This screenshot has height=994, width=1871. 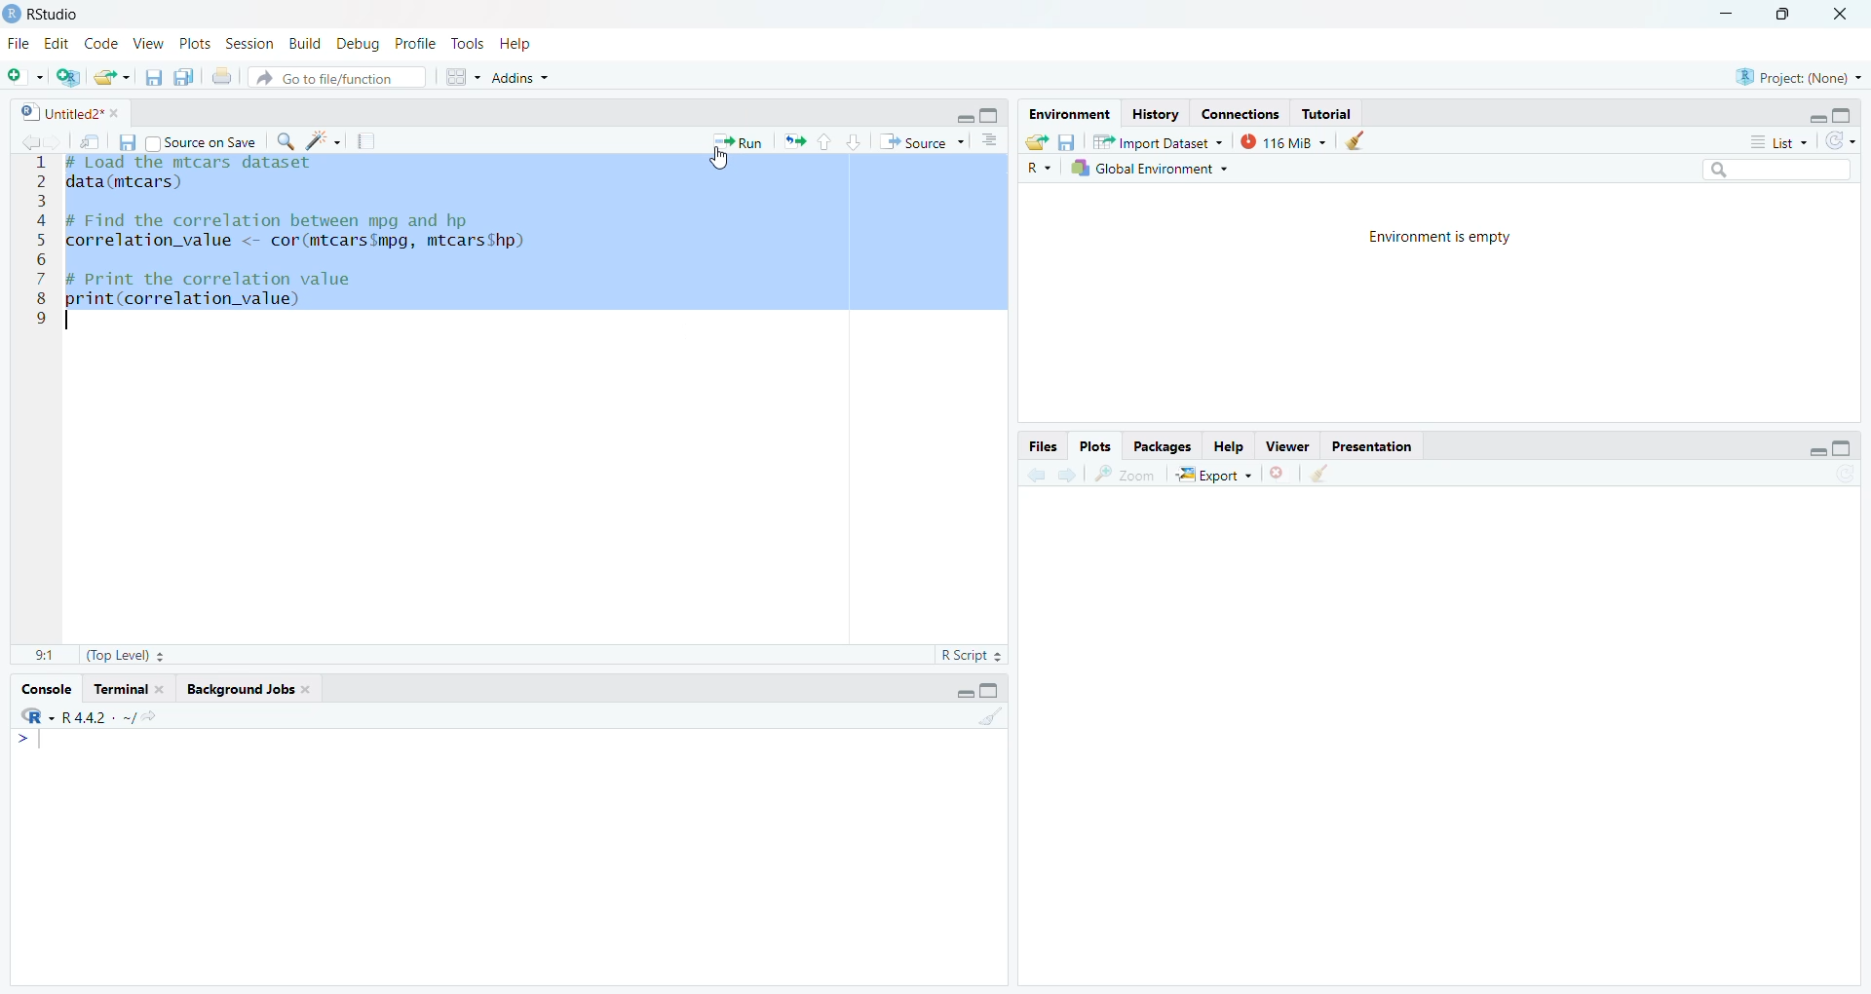 I want to click on Find/Replace, so click(x=286, y=140).